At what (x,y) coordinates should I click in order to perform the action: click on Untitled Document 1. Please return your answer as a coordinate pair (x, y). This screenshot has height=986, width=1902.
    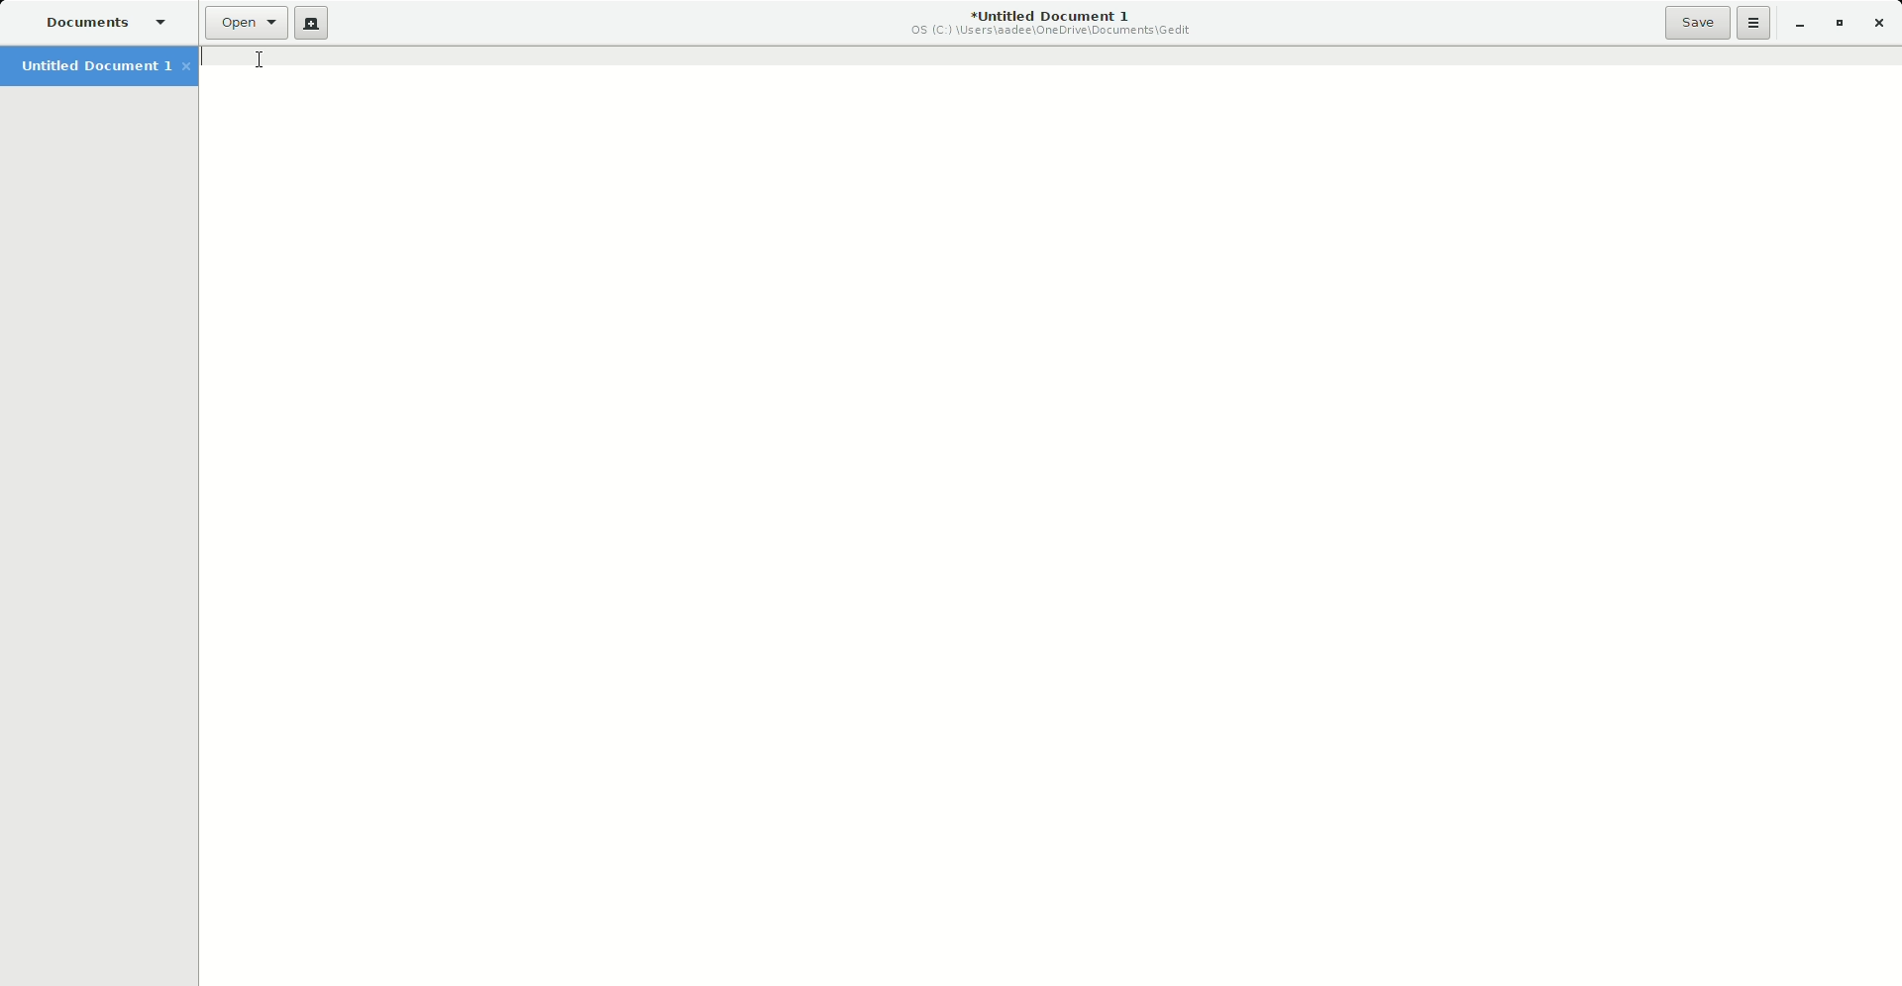
    Looking at the image, I should click on (107, 68).